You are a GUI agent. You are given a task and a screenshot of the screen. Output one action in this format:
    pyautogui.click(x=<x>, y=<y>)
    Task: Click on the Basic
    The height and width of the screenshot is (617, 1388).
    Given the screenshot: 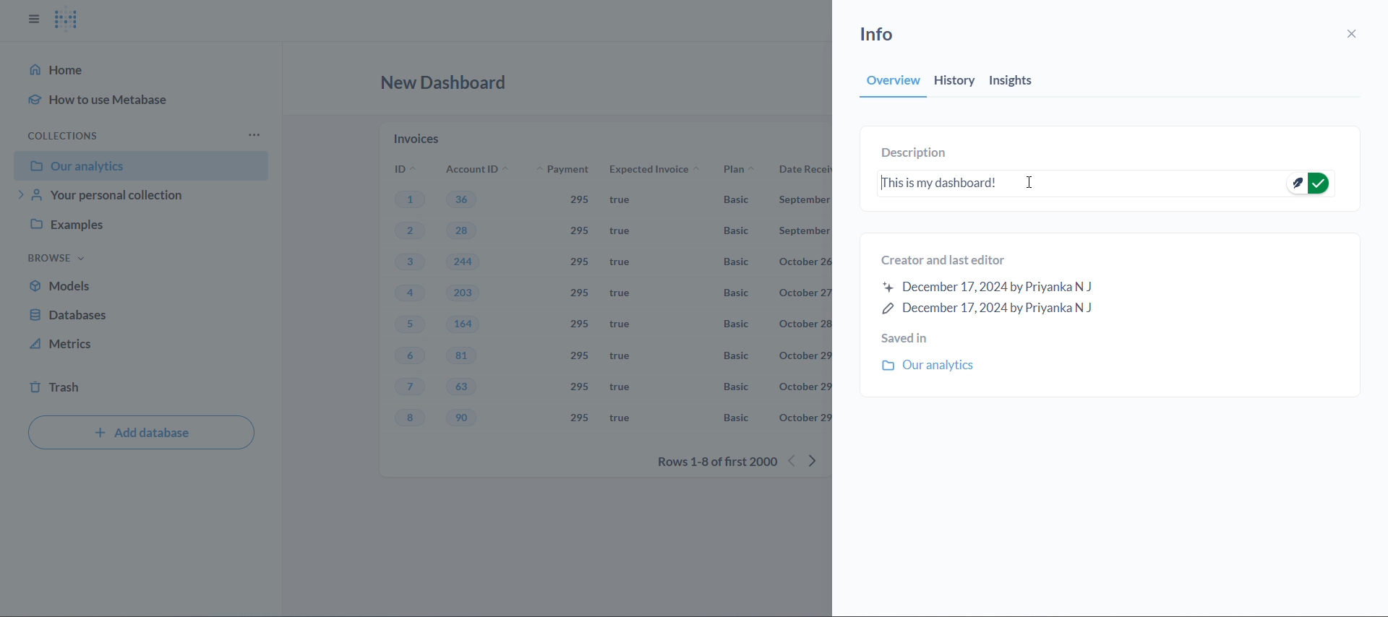 What is the action you would take?
    pyautogui.click(x=737, y=355)
    